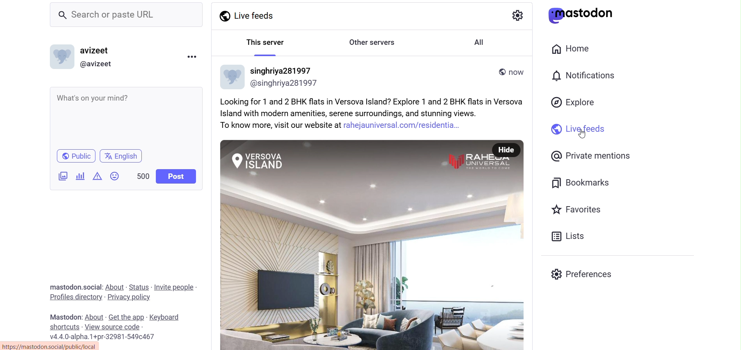  I want to click on images/videos, so click(63, 176).